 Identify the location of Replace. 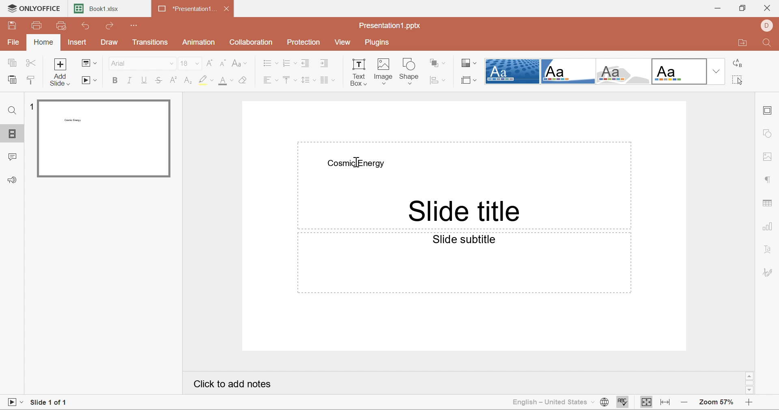
(740, 63).